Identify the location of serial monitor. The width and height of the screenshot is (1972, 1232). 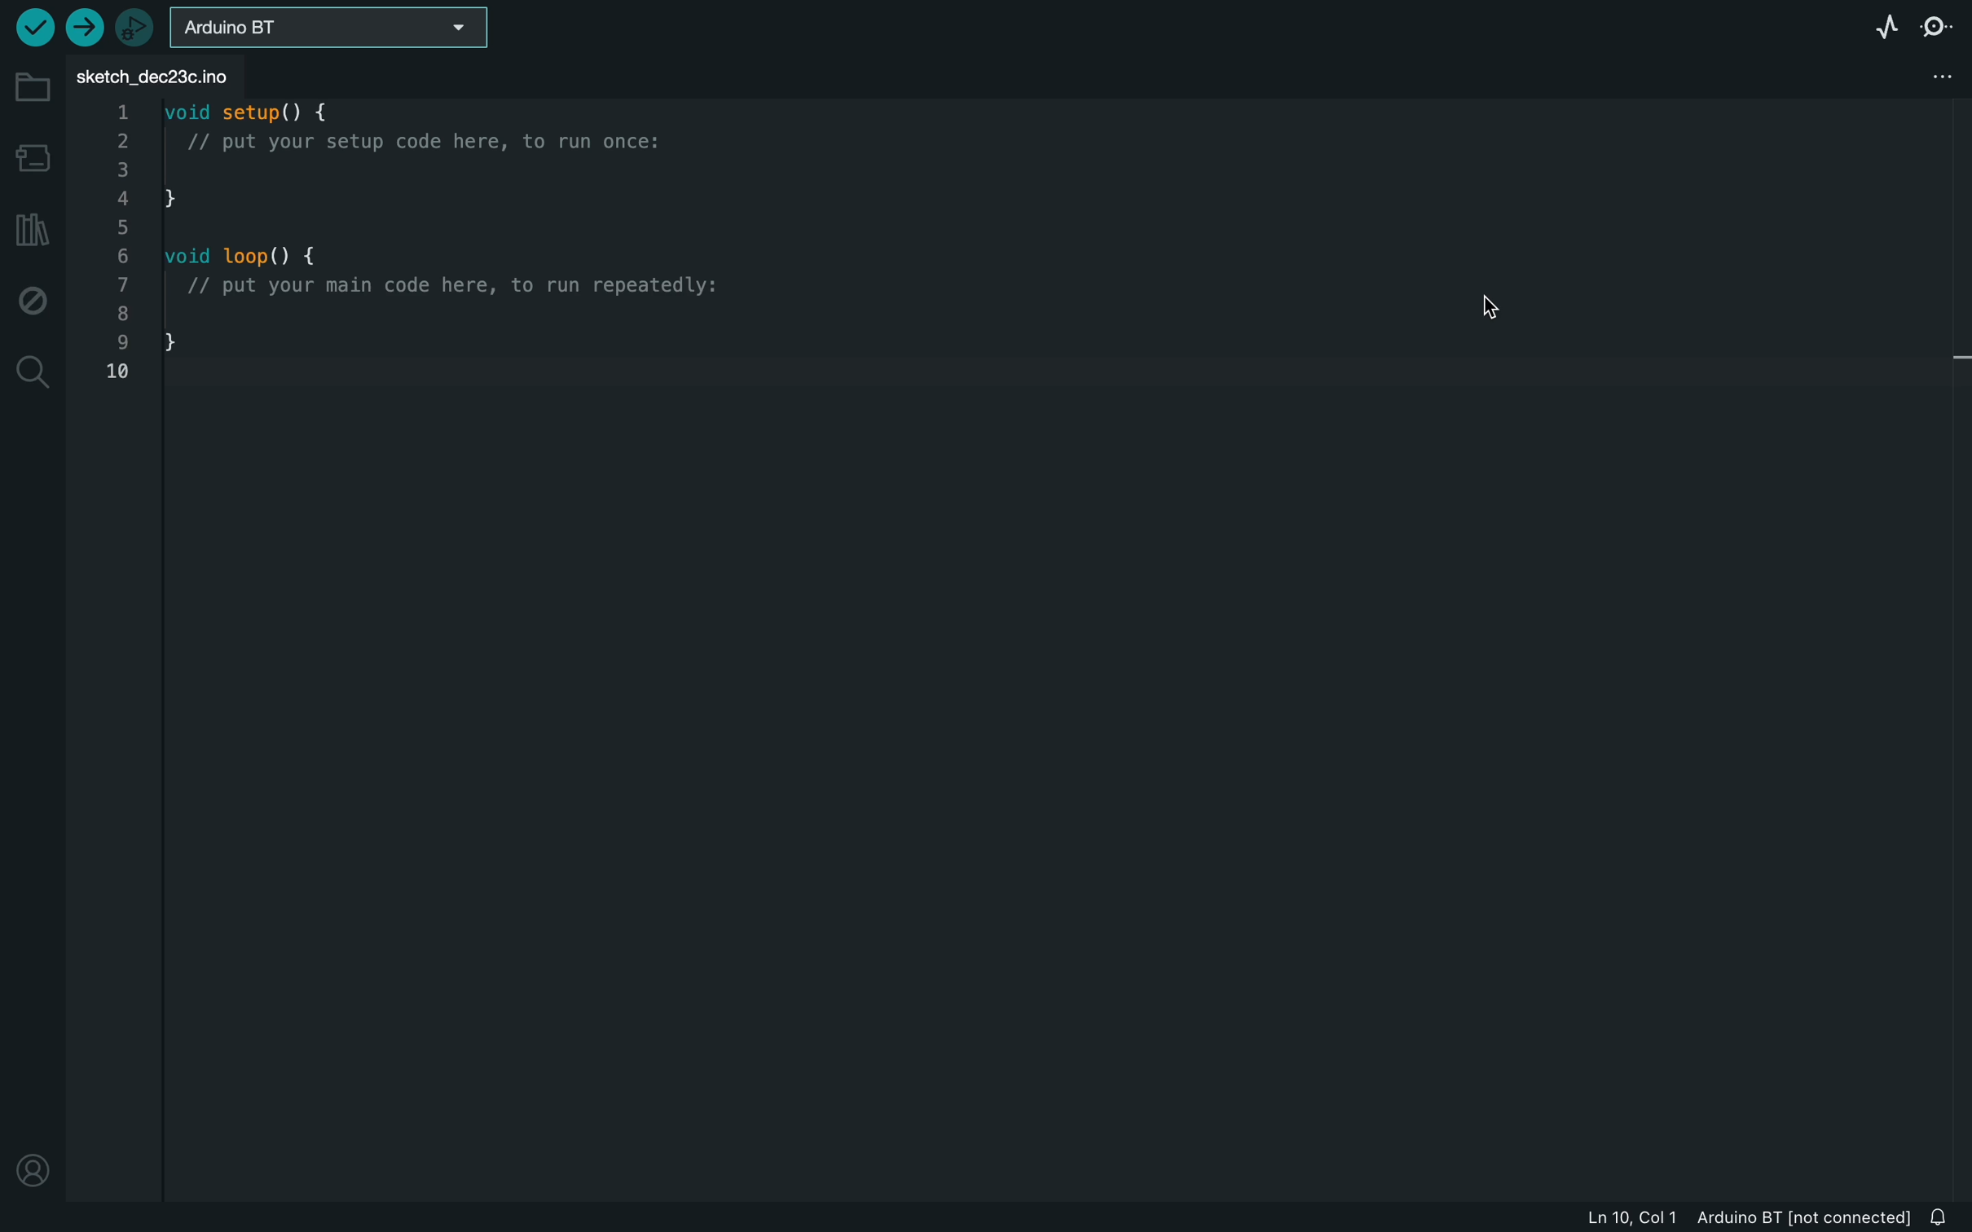
(1939, 24).